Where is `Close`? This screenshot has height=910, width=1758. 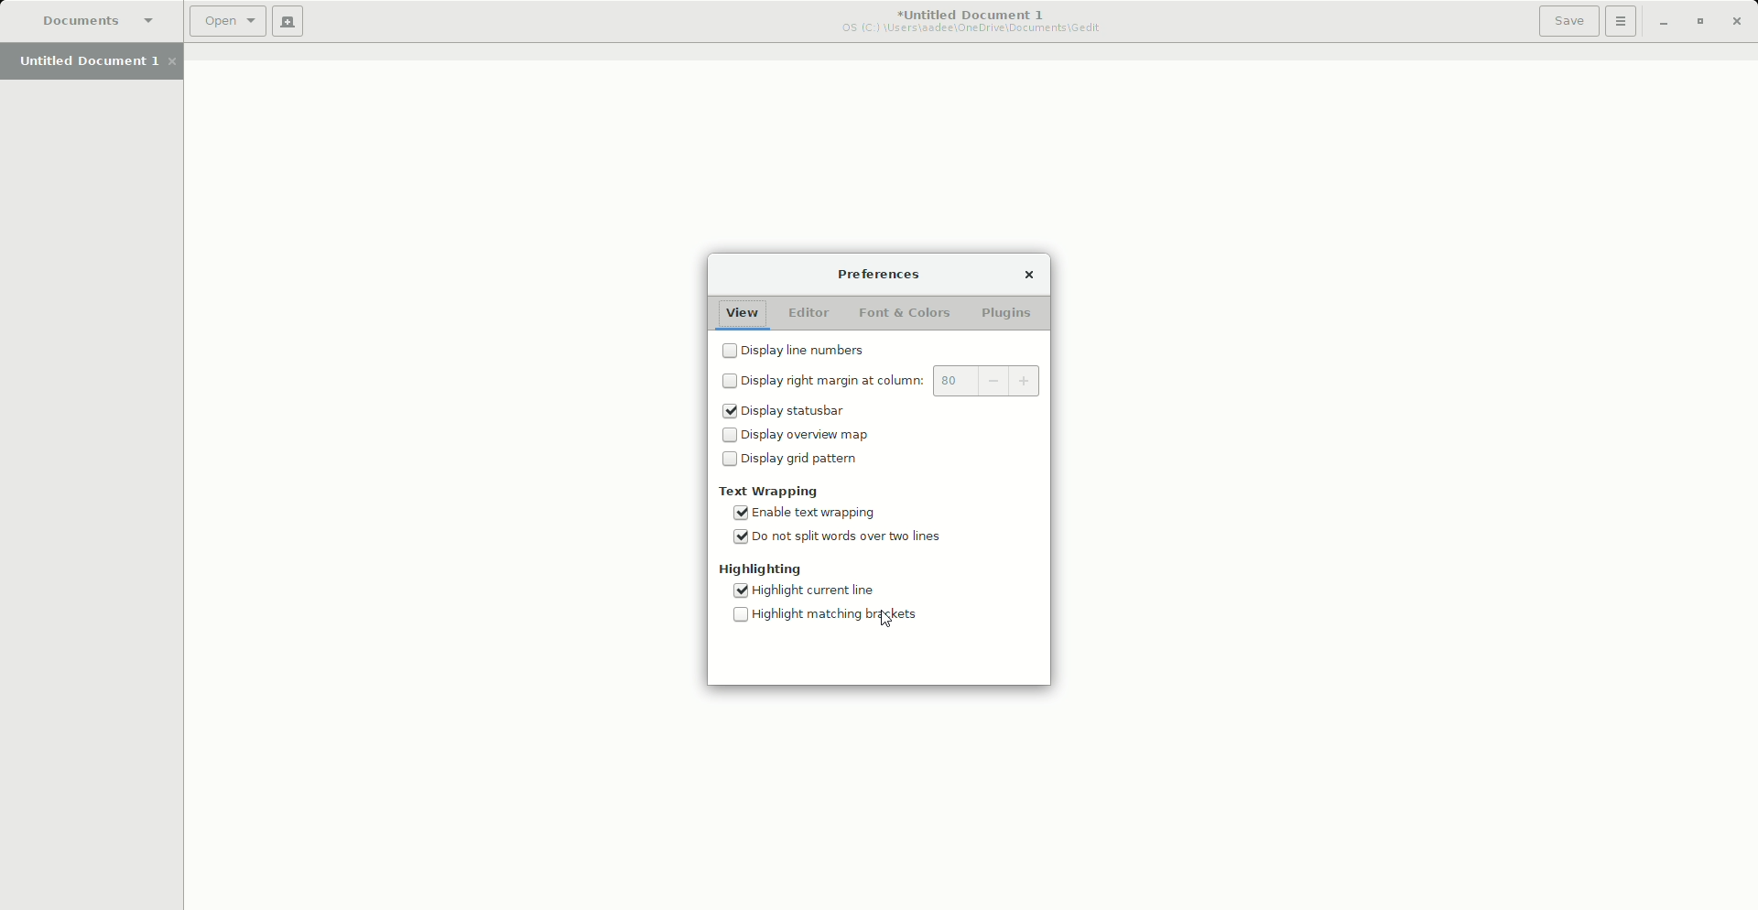
Close is located at coordinates (1740, 20).